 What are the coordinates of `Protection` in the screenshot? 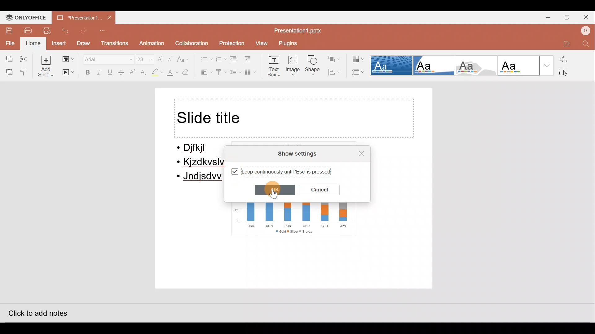 It's located at (232, 42).